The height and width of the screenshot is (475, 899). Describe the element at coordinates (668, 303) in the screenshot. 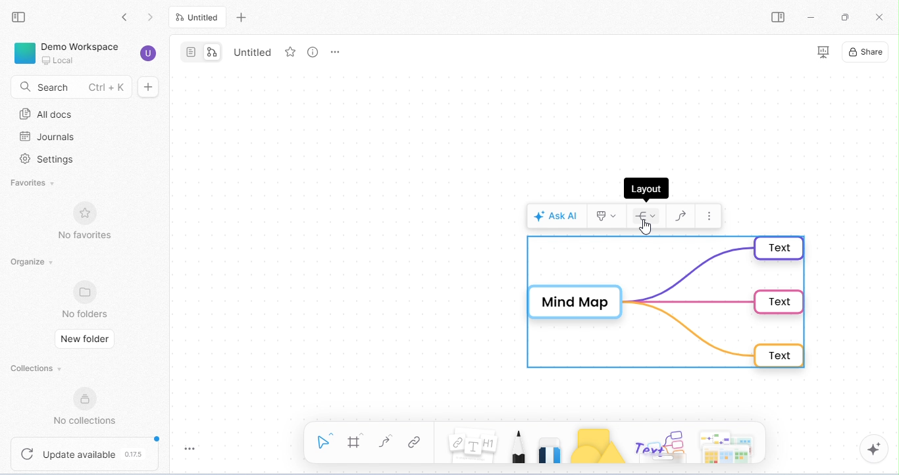

I see `Mind Map with texts in right layout` at that location.